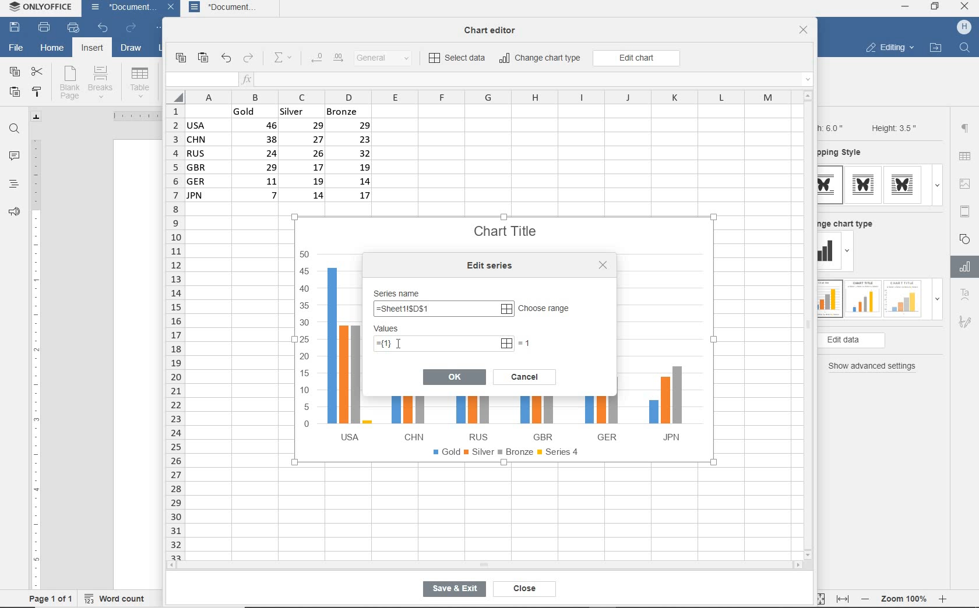 The height and width of the screenshot is (608, 979). What do you see at coordinates (937, 302) in the screenshot?
I see `dropdown` at bounding box center [937, 302].